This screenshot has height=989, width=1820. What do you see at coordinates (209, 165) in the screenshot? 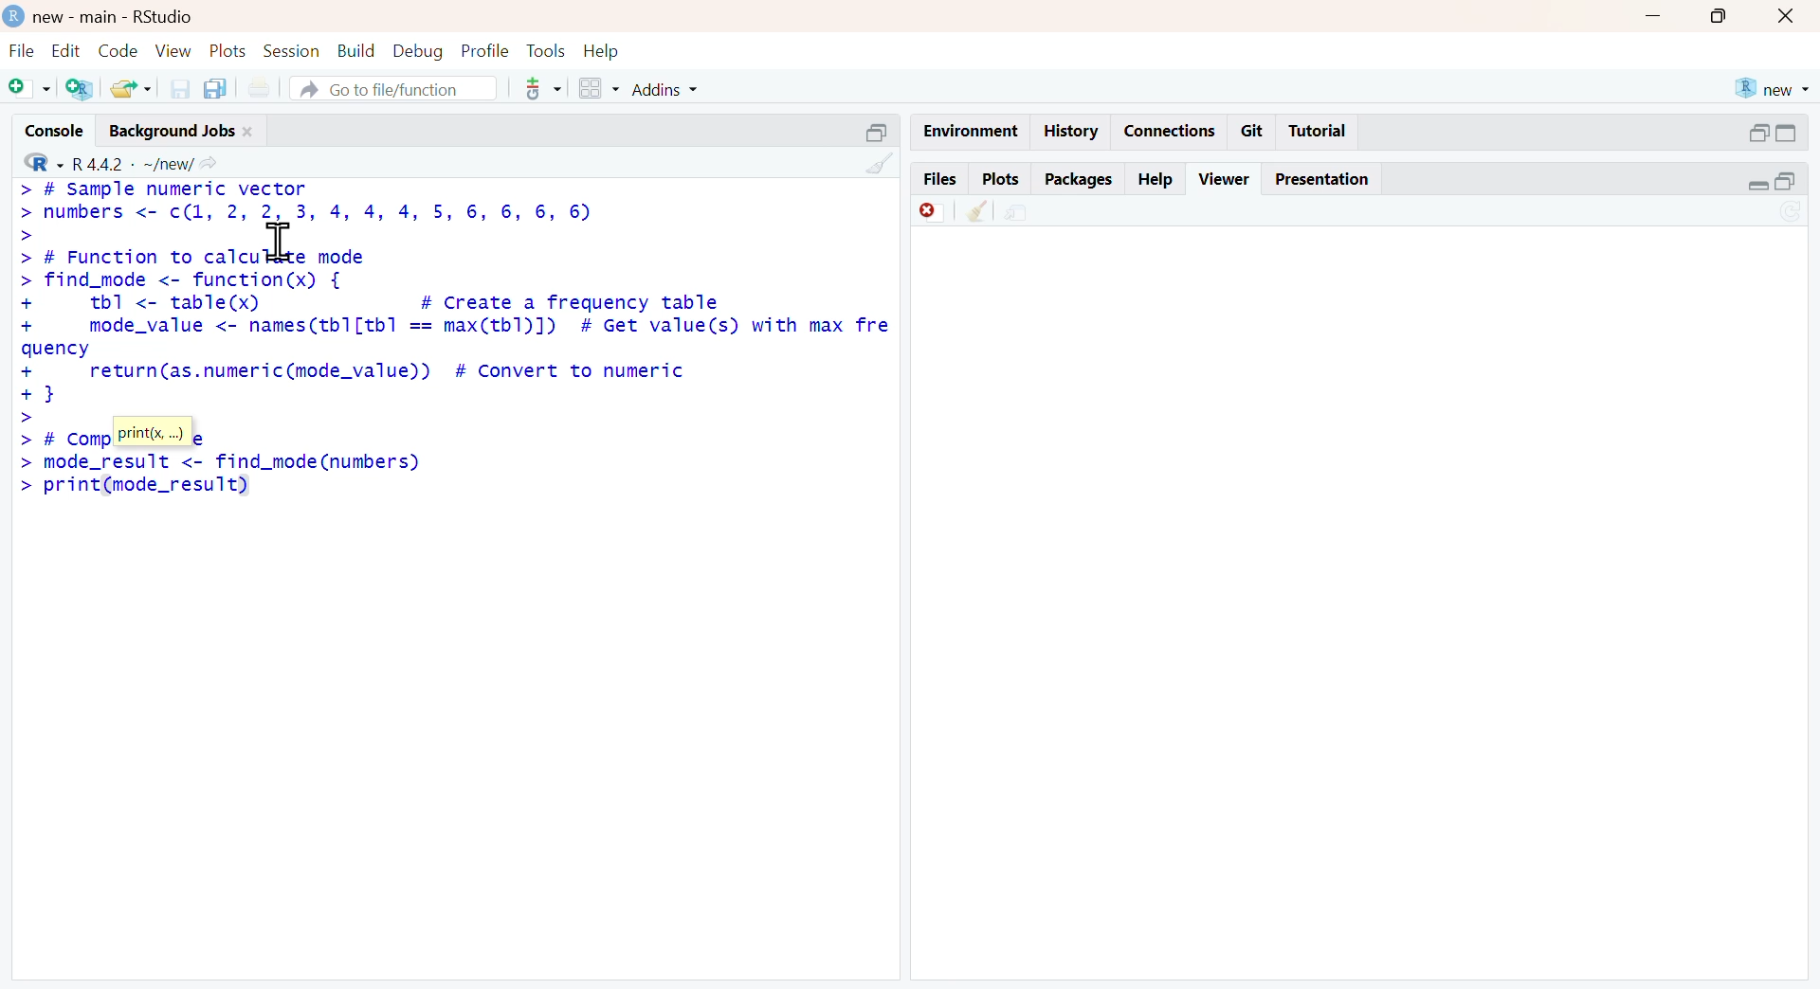
I see `share icon` at bounding box center [209, 165].